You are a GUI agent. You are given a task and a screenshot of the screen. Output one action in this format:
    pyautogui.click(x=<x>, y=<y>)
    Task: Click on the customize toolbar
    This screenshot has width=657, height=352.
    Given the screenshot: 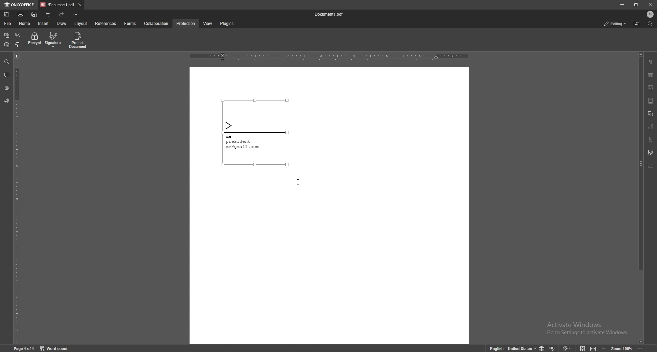 What is the action you would take?
    pyautogui.click(x=75, y=14)
    